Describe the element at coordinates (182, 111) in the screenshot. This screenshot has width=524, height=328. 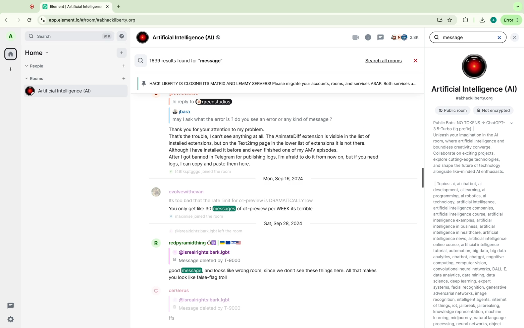
I see `profile name` at that location.